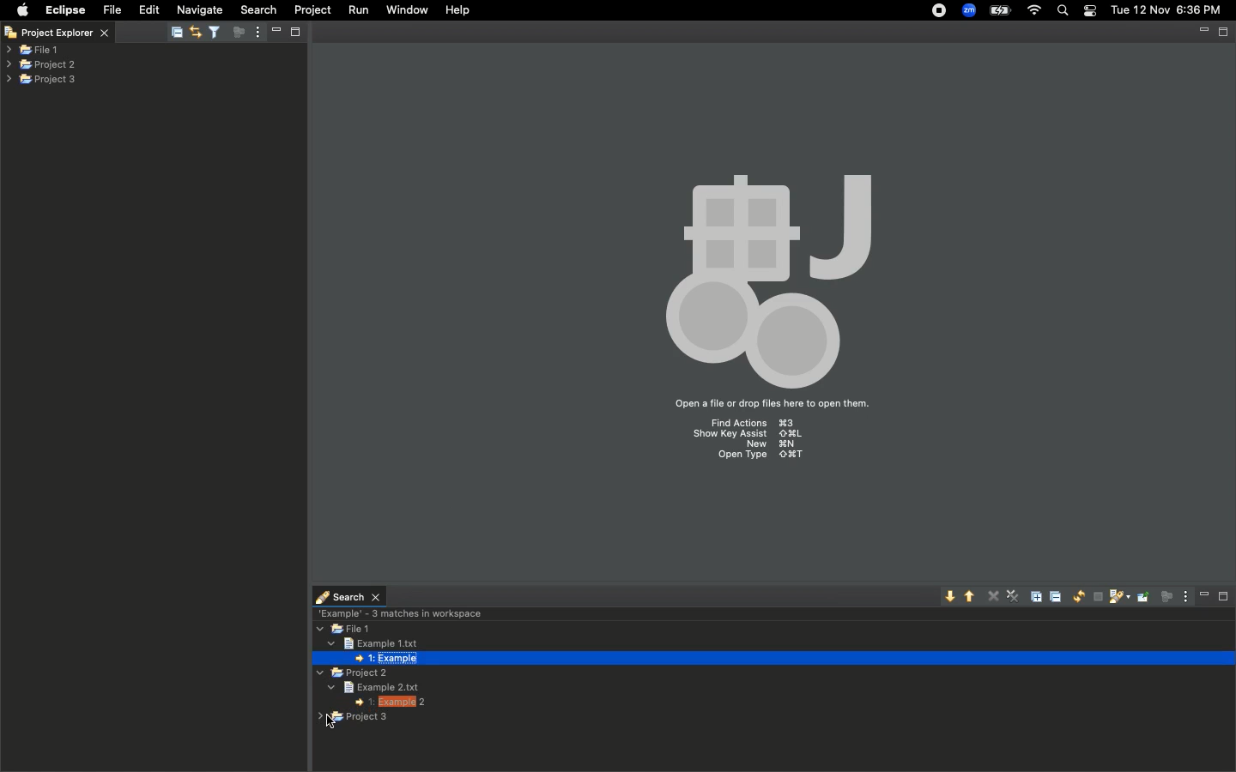 This screenshot has width=1236, height=772. What do you see at coordinates (1118, 597) in the screenshot?
I see `Show previous searches` at bounding box center [1118, 597].